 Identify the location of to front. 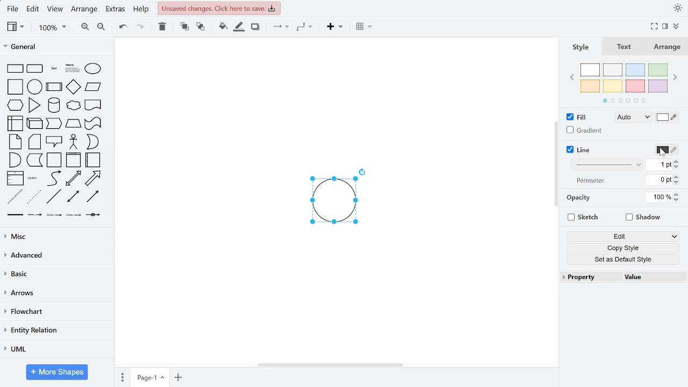
(184, 27).